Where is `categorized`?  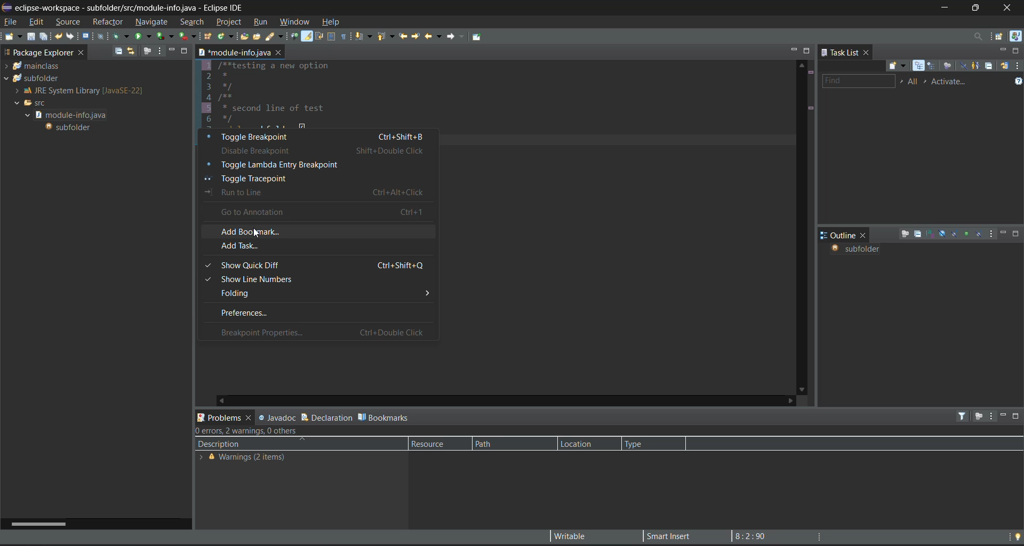 categorized is located at coordinates (921, 66).